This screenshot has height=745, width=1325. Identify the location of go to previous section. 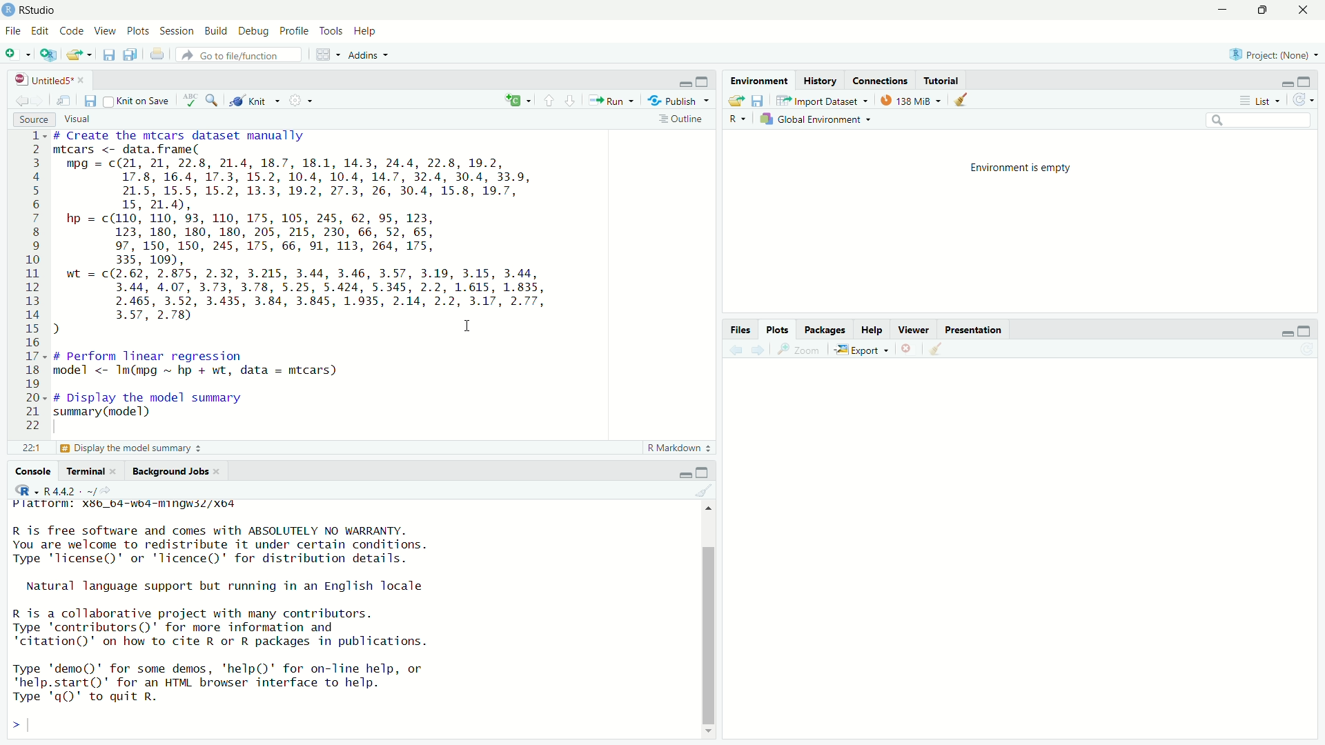
(548, 100).